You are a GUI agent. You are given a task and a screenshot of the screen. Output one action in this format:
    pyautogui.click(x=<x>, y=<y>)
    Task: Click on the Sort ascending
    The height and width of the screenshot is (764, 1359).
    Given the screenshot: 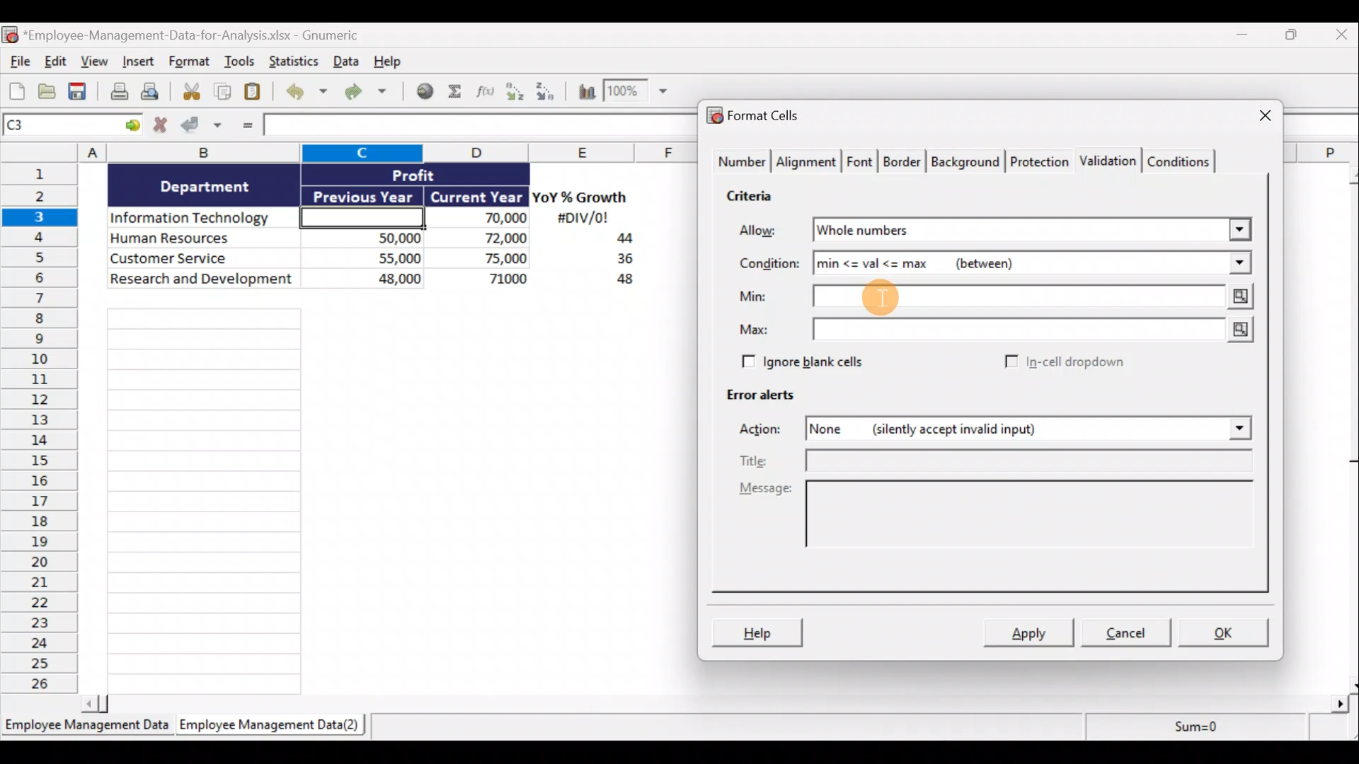 What is the action you would take?
    pyautogui.click(x=515, y=91)
    